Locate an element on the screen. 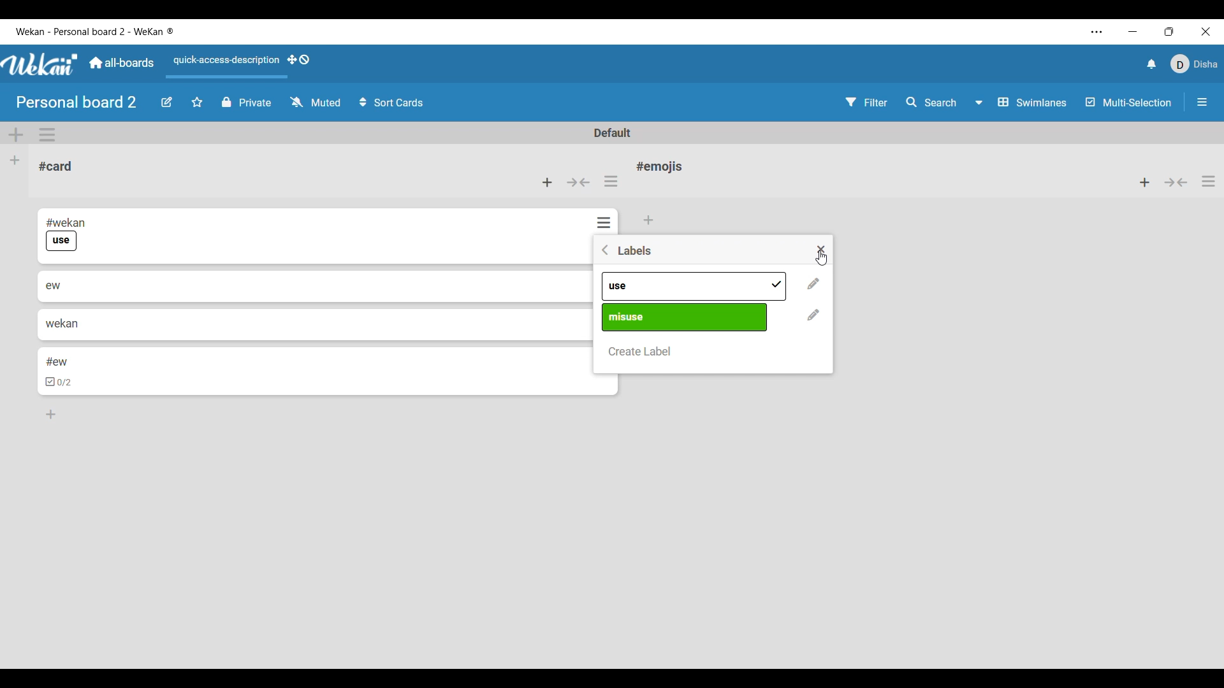 The width and height of the screenshot is (1224, 688). #ew is located at coordinates (56, 361).